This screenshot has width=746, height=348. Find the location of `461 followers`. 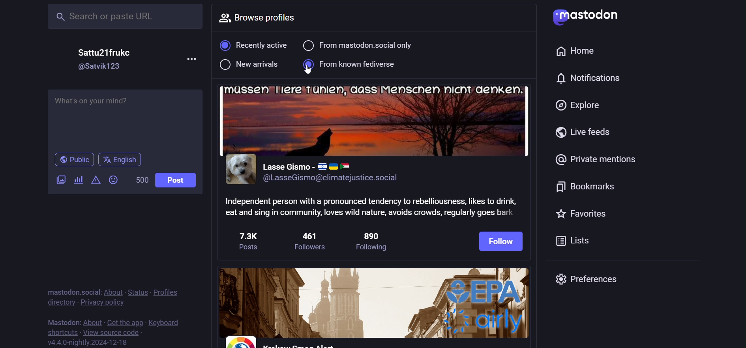

461 followers is located at coordinates (311, 241).